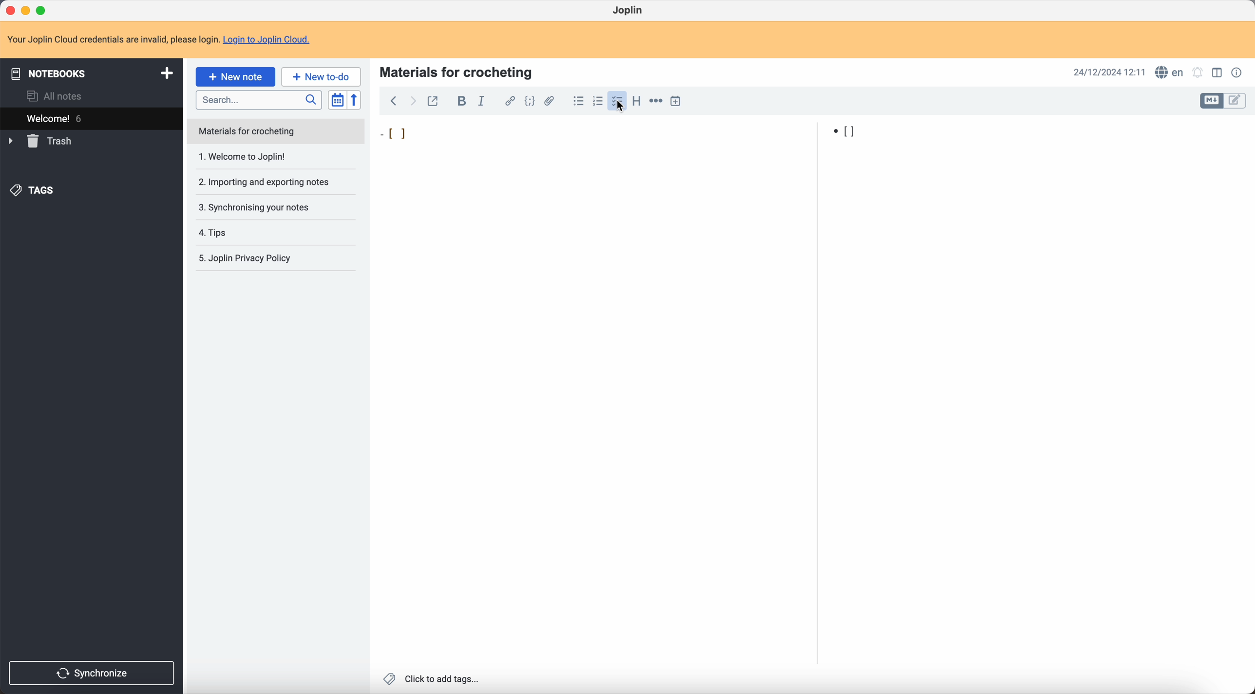  I want to click on toggle edit layout, so click(1236, 100).